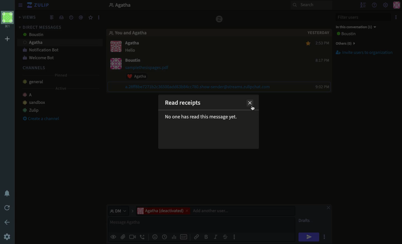  I want to click on A, so click(29, 95).